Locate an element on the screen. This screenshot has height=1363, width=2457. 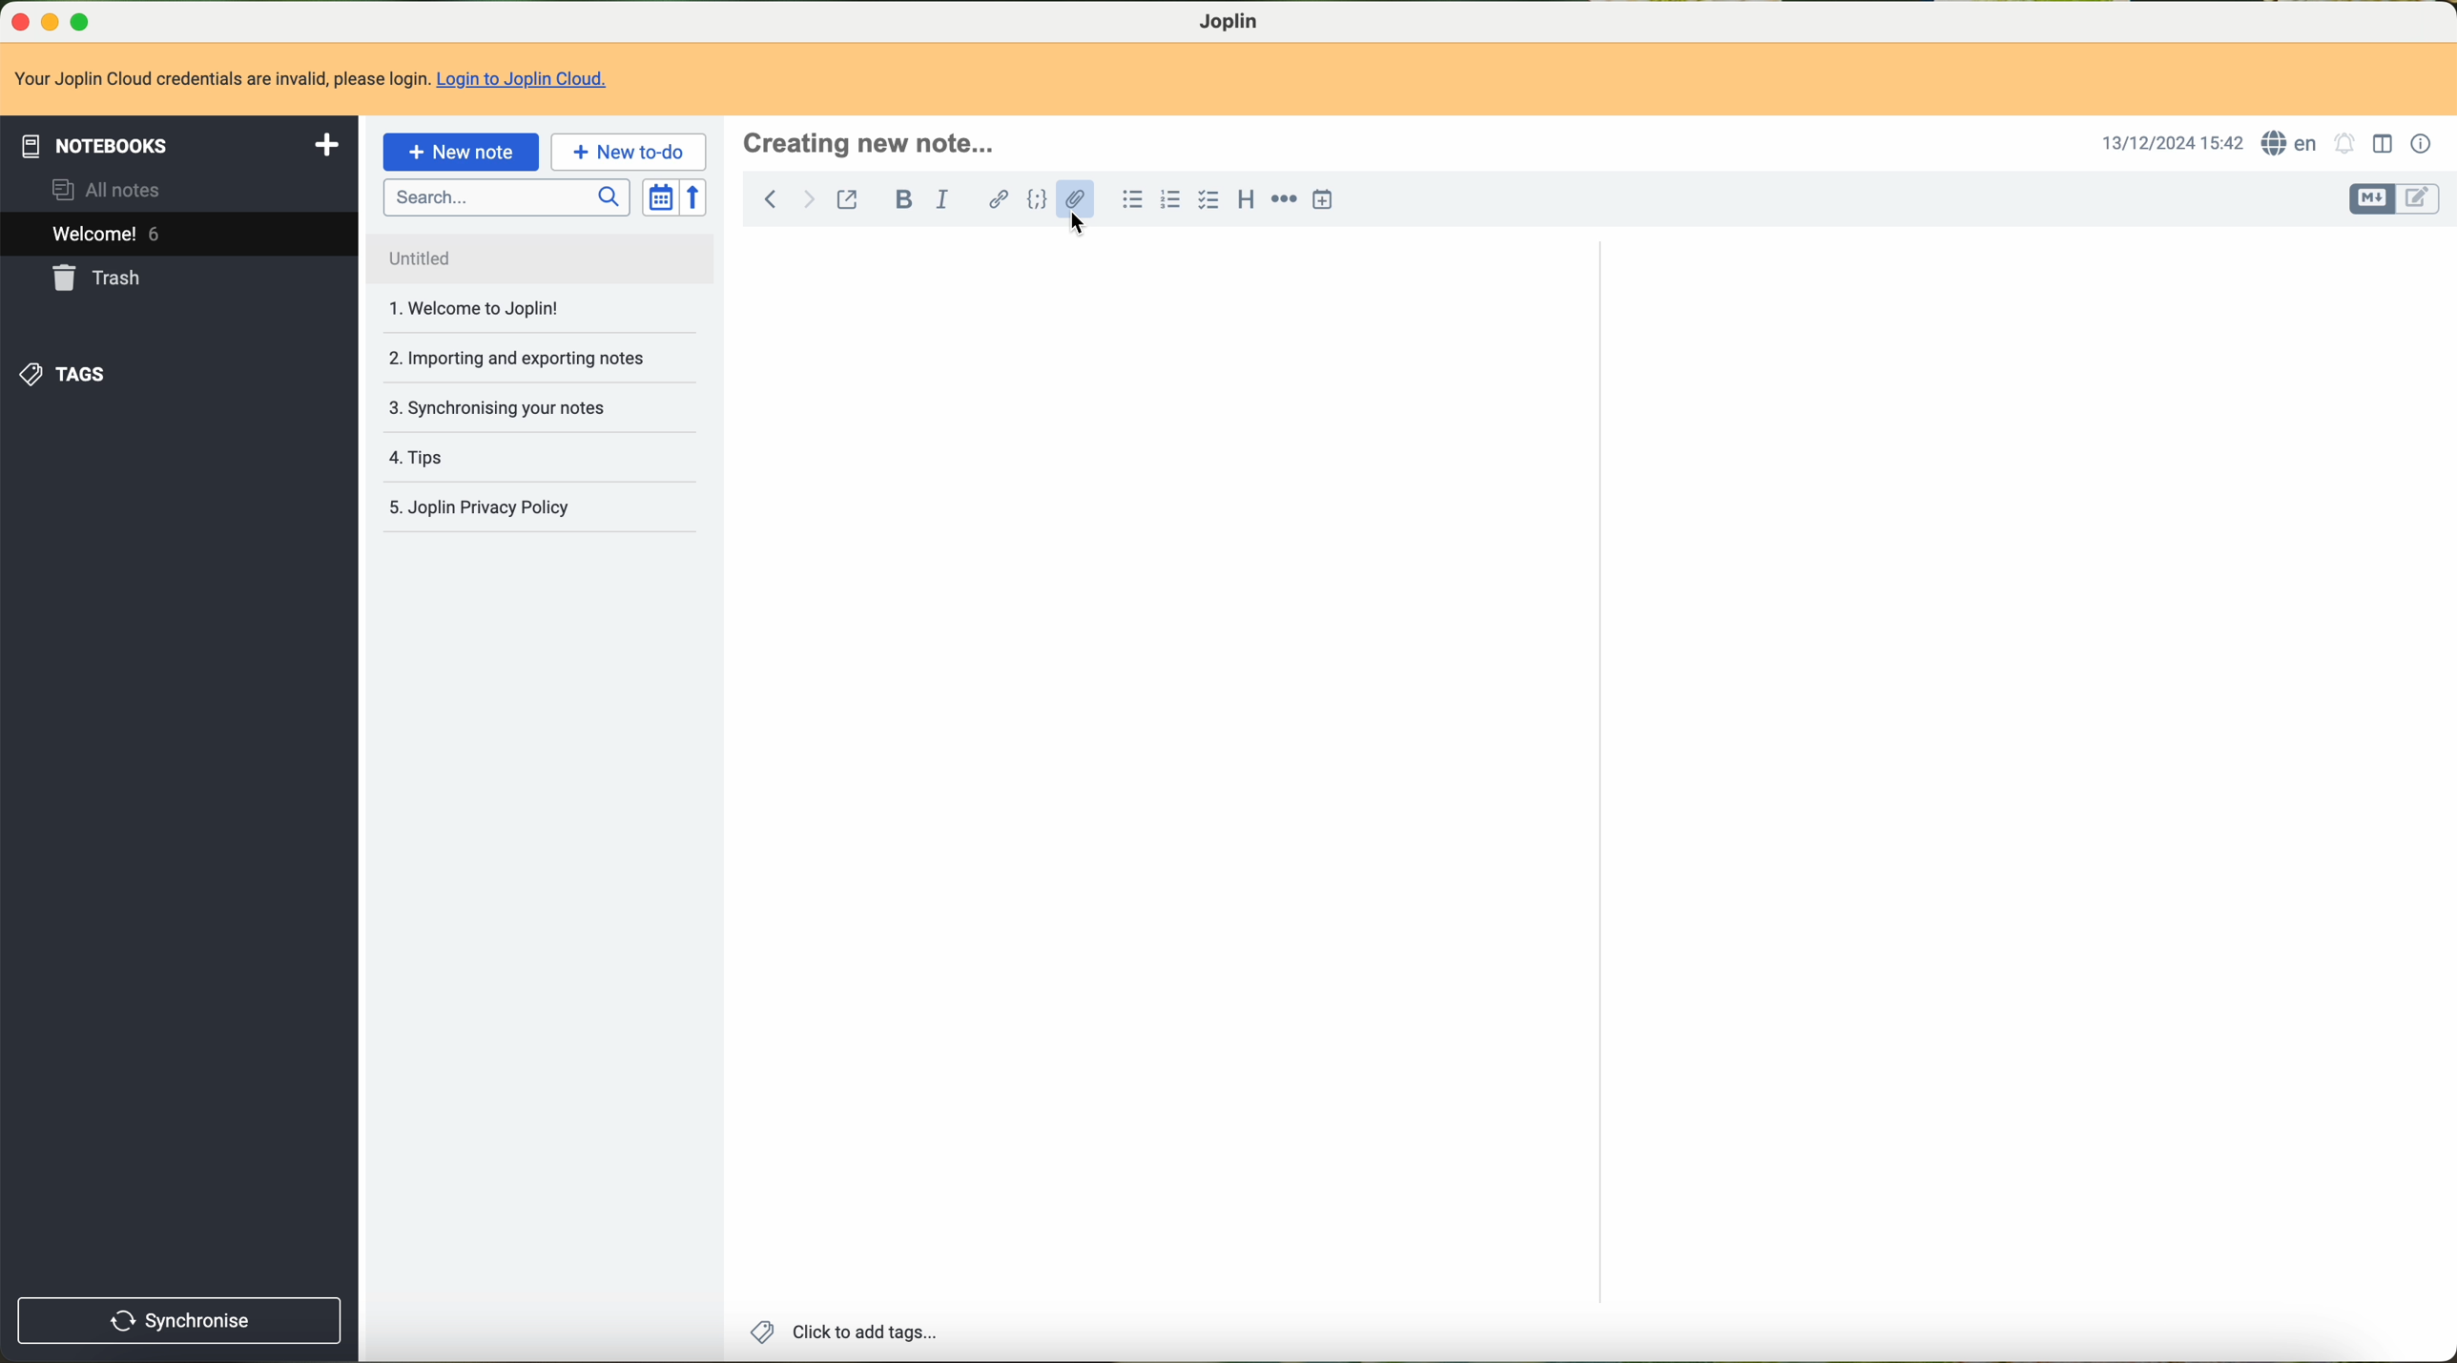
workspace is located at coordinates (1583, 784).